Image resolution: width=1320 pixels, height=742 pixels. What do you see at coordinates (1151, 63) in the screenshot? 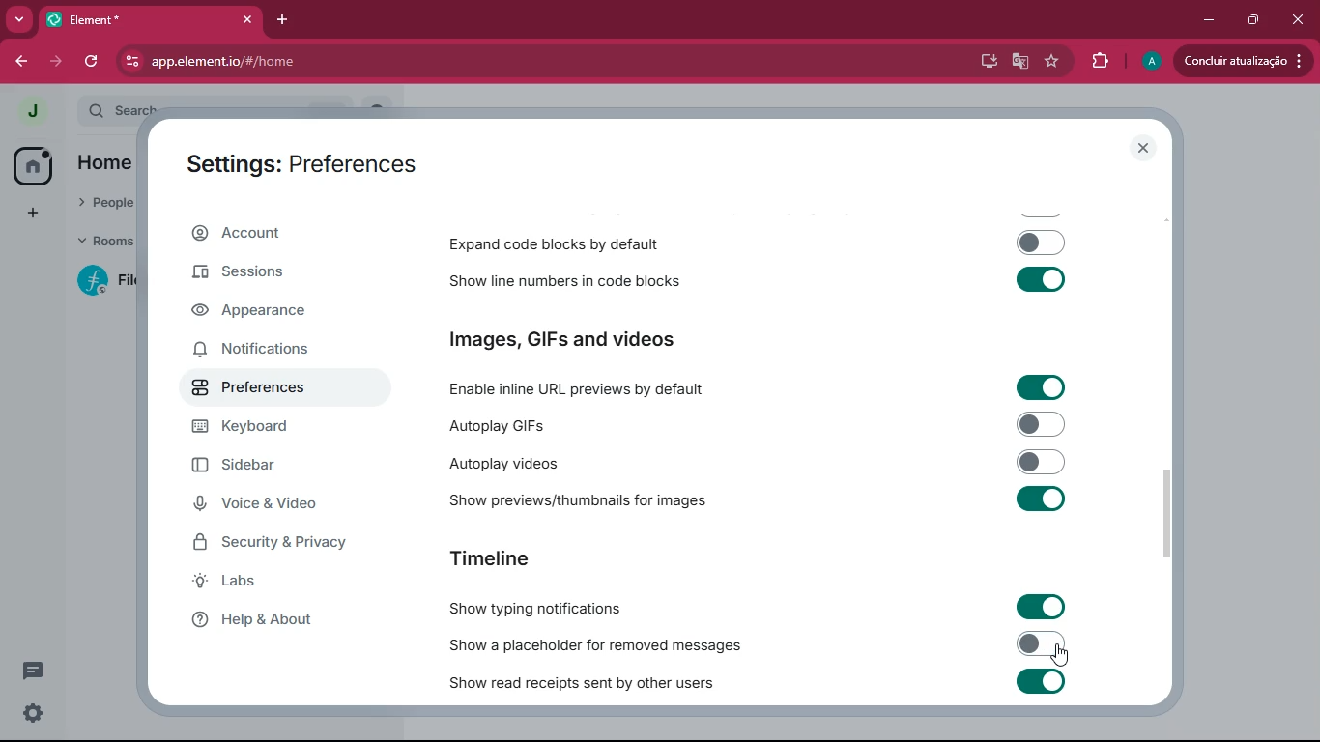
I see `profile picture` at bounding box center [1151, 63].